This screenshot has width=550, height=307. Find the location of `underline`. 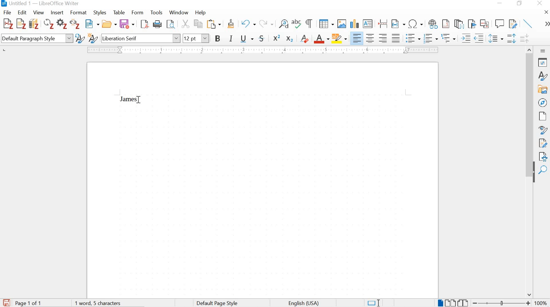

underline is located at coordinates (247, 39).